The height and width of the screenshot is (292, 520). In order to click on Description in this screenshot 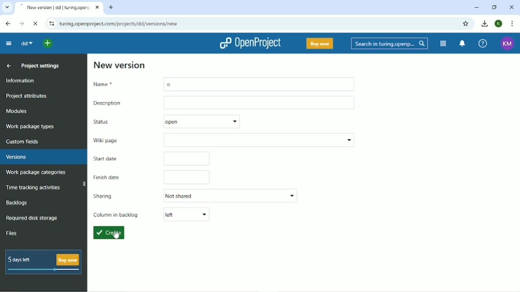, I will do `click(140, 103)`.